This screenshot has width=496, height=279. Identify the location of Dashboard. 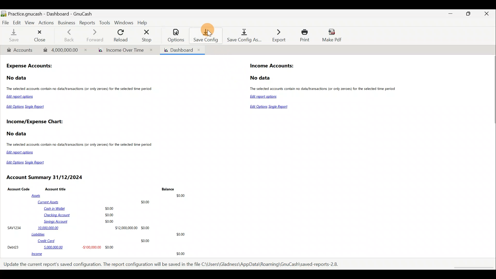
(182, 50).